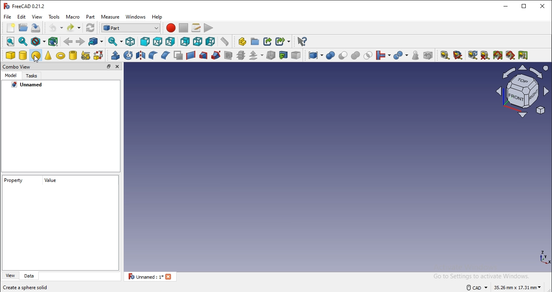 Image resolution: width=552 pixels, height=292 pixels. I want to click on part, so click(91, 17).